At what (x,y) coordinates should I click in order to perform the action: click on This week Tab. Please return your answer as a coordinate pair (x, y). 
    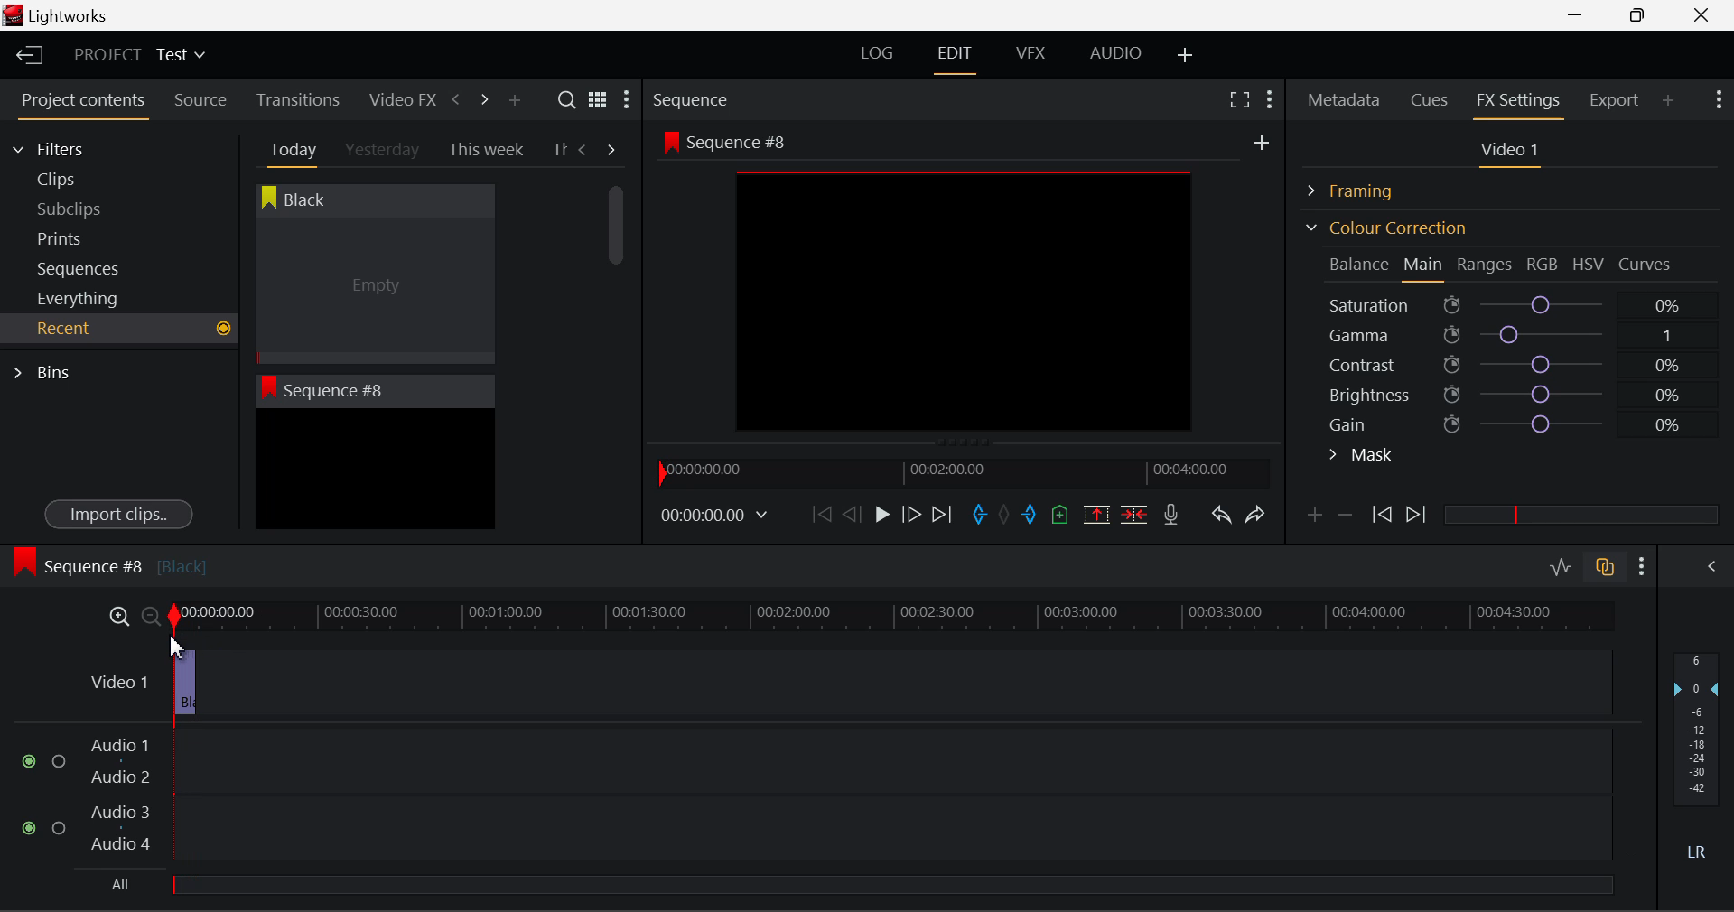
    Looking at the image, I should click on (484, 150).